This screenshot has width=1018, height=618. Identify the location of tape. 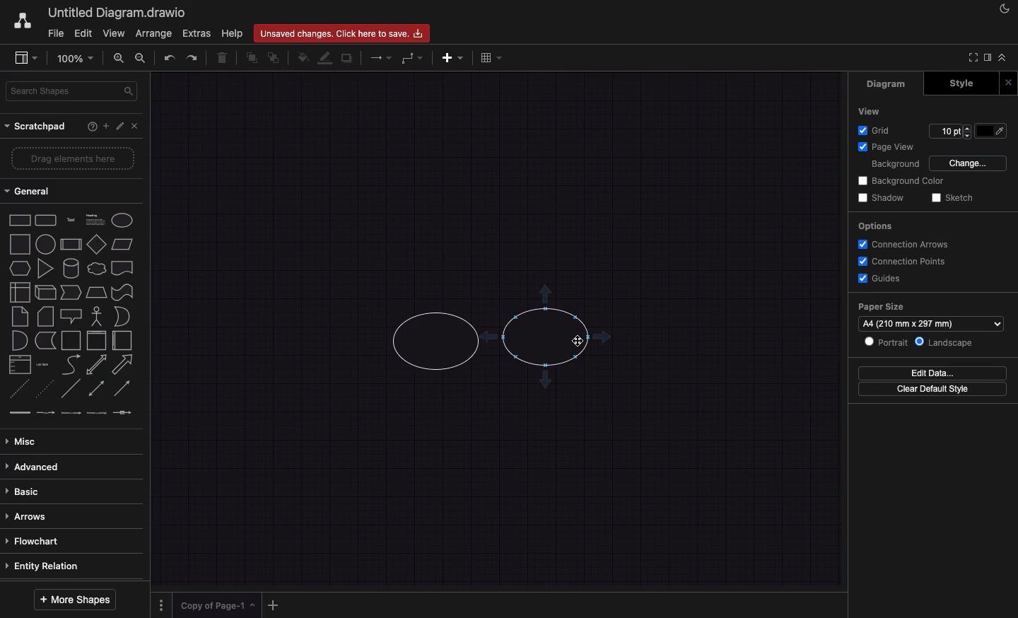
(123, 292).